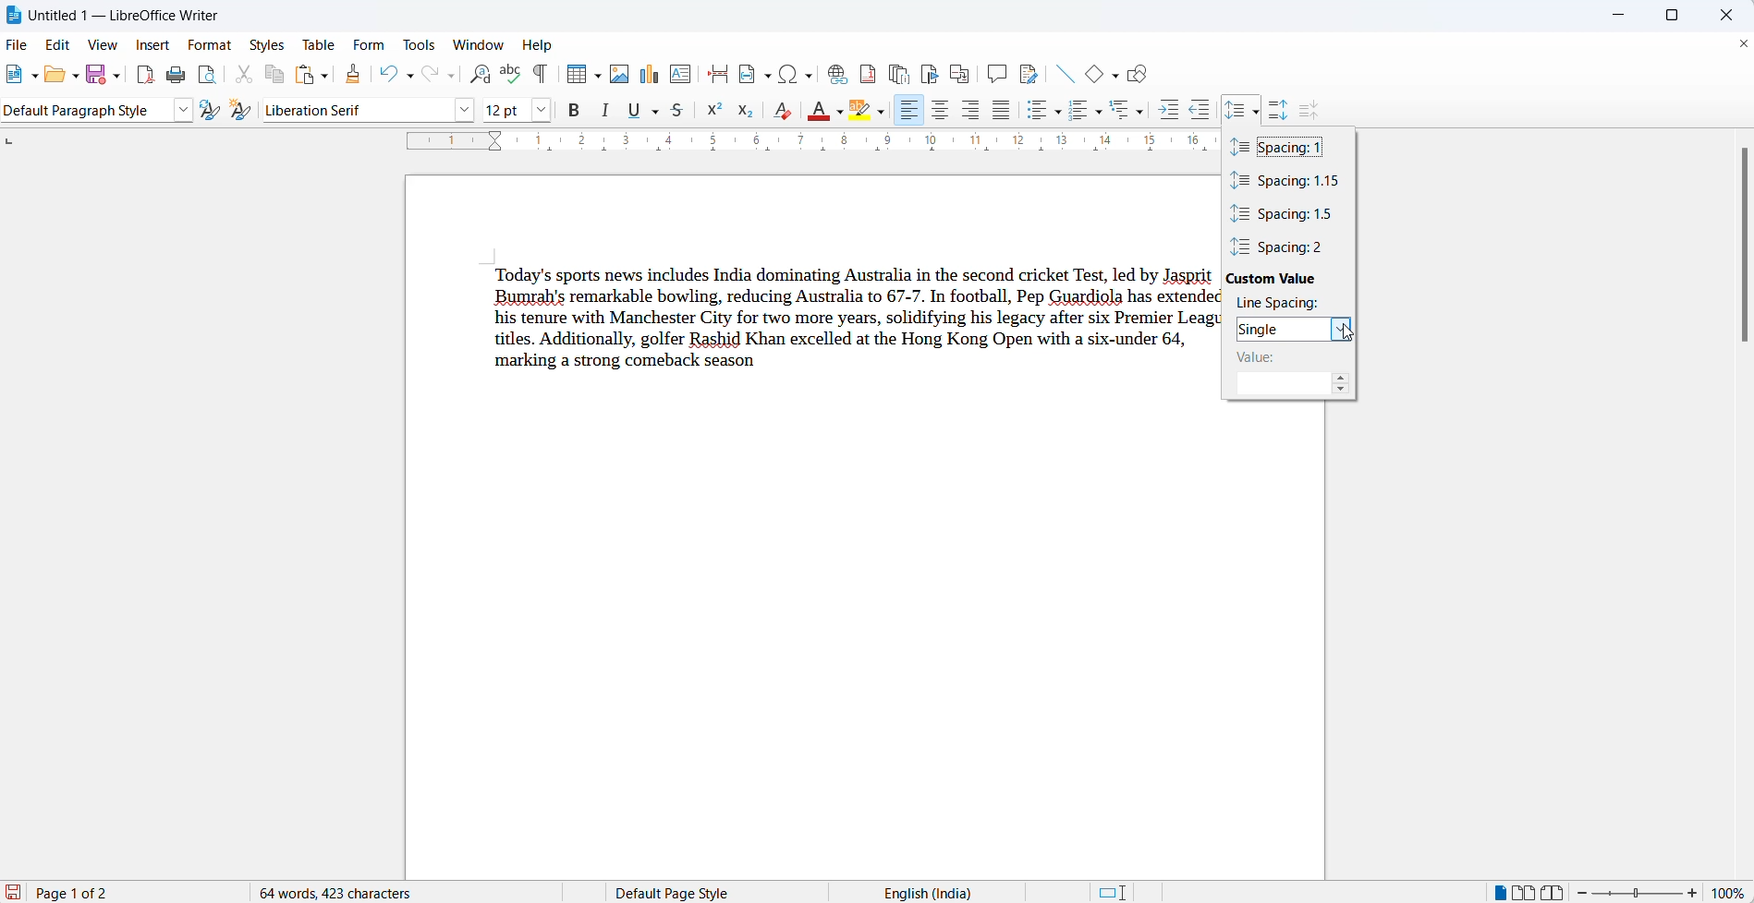 The width and height of the screenshot is (1754, 903). What do you see at coordinates (510, 75) in the screenshot?
I see `spellings` at bounding box center [510, 75].